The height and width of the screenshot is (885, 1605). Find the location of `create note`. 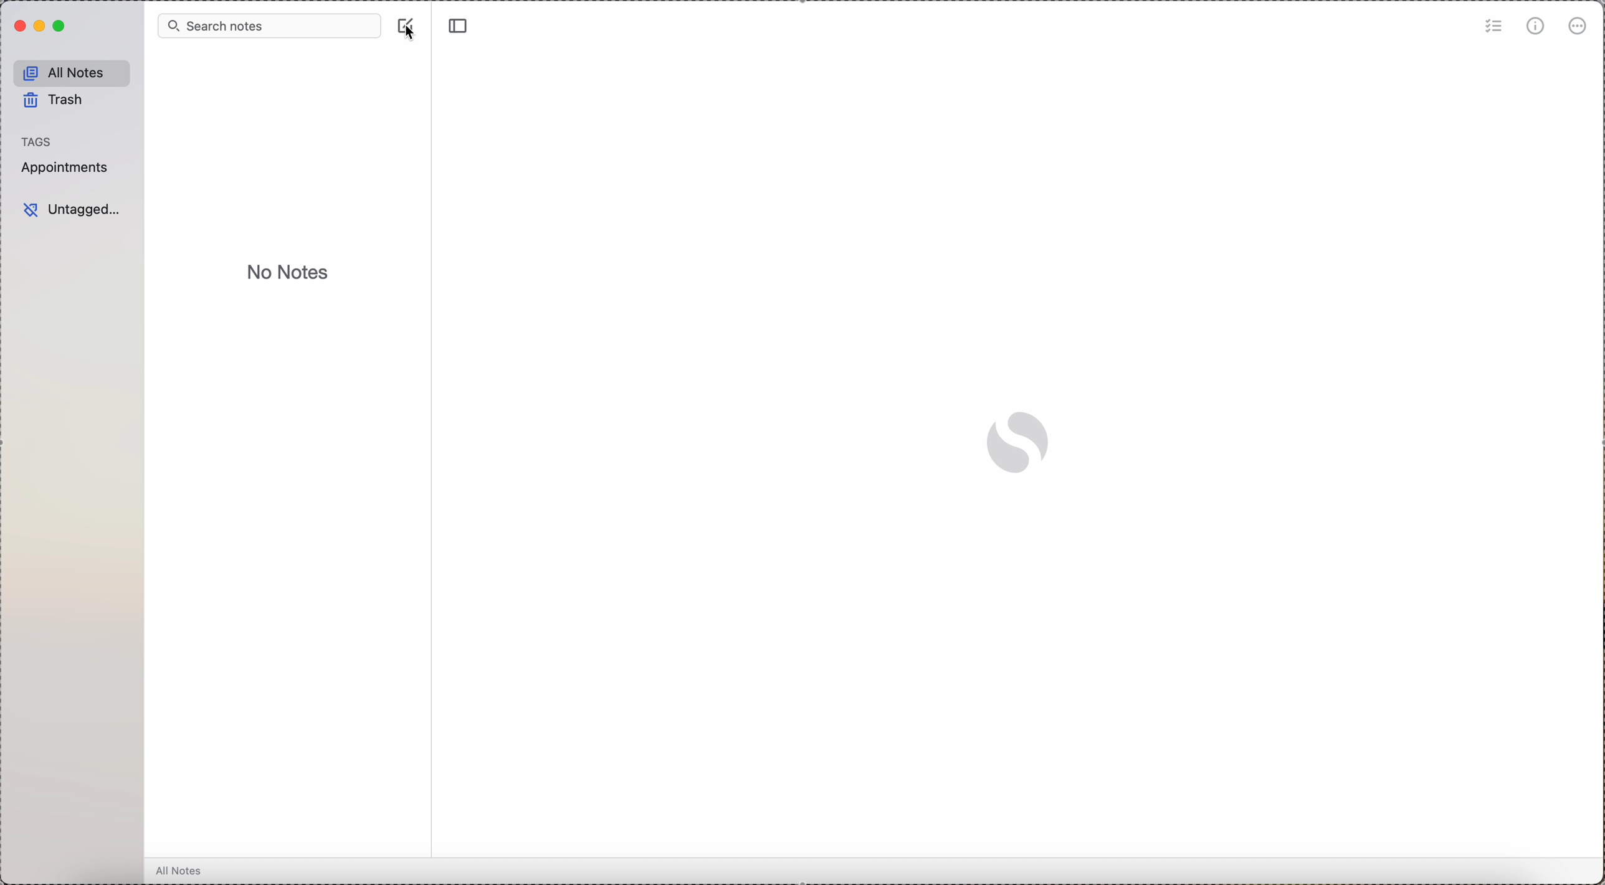

create note is located at coordinates (405, 21).